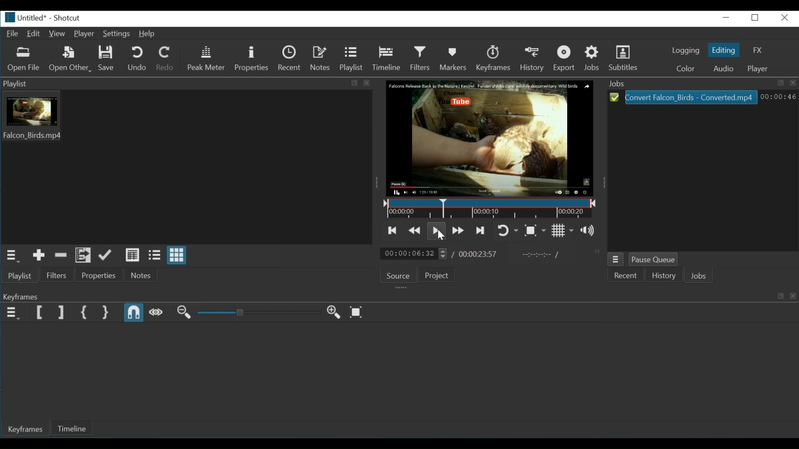  What do you see at coordinates (414, 254) in the screenshot?
I see `Current position` at bounding box center [414, 254].